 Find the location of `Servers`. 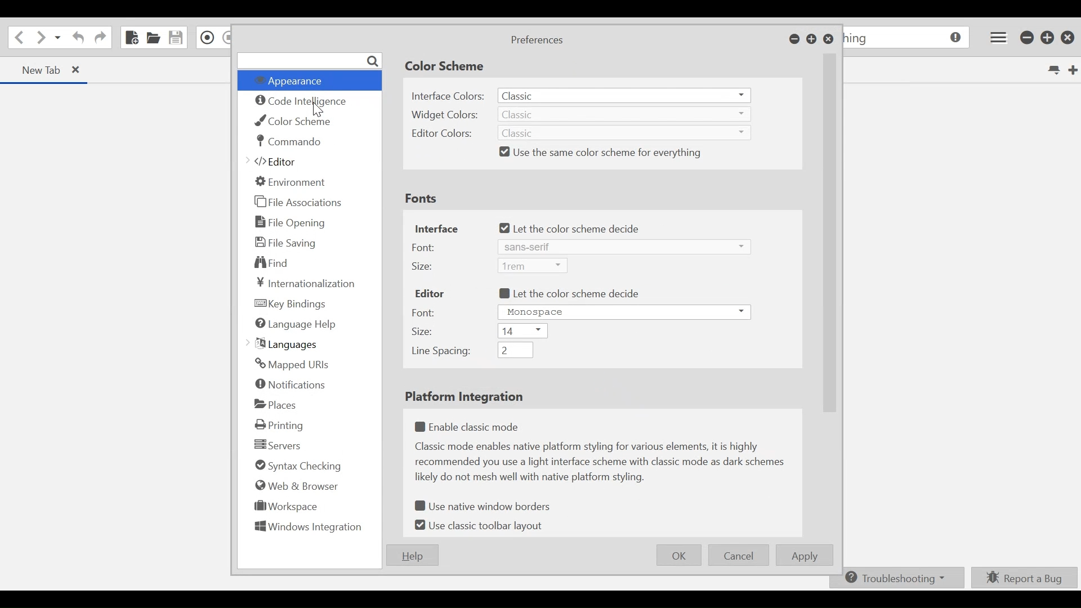

Servers is located at coordinates (278, 445).